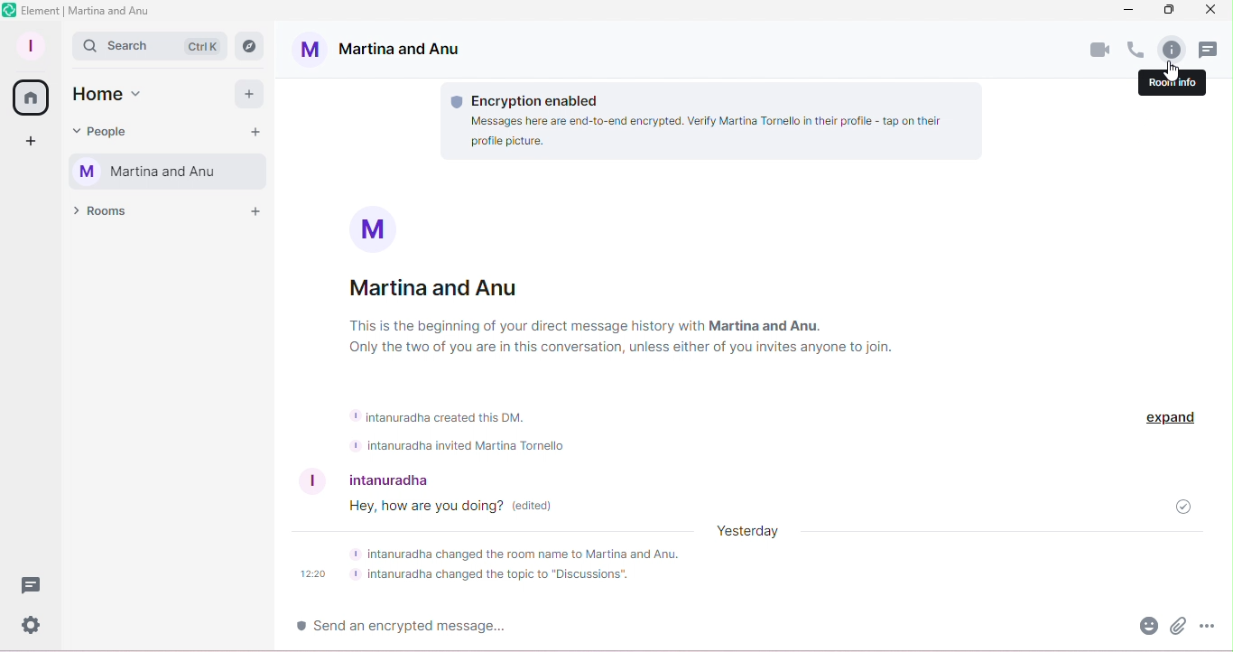  I want to click on Minimize, so click(1129, 13).